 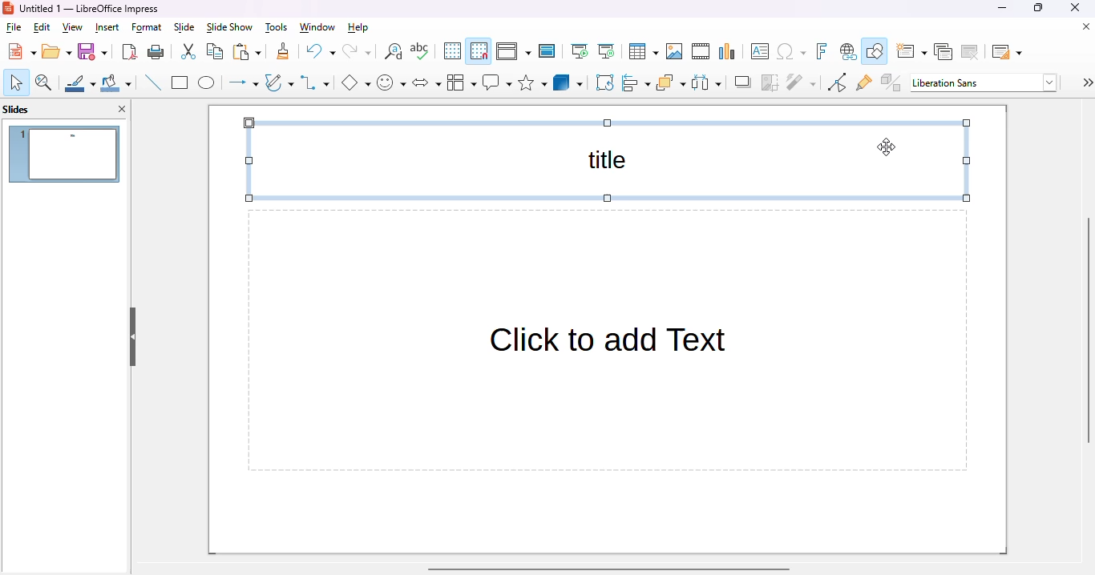 What do you see at coordinates (147, 28) in the screenshot?
I see `format` at bounding box center [147, 28].